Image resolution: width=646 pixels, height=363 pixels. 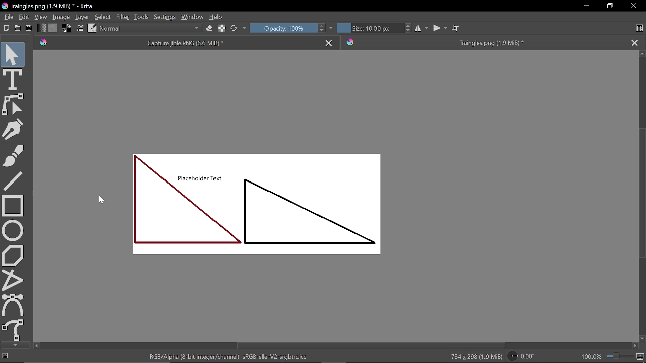 What do you see at coordinates (611, 7) in the screenshot?
I see `Restore down` at bounding box center [611, 7].